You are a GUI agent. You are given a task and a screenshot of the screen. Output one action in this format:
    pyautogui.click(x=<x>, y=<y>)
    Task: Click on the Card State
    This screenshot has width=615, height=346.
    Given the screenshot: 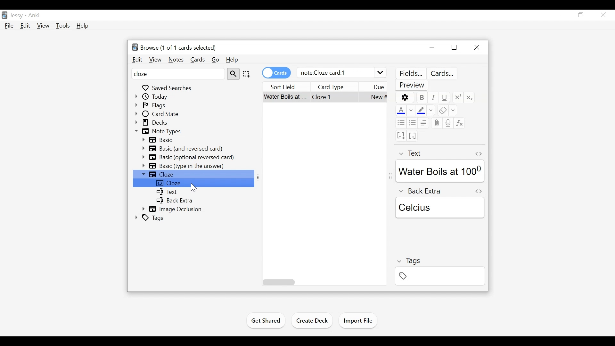 What is the action you would take?
    pyautogui.click(x=161, y=114)
    